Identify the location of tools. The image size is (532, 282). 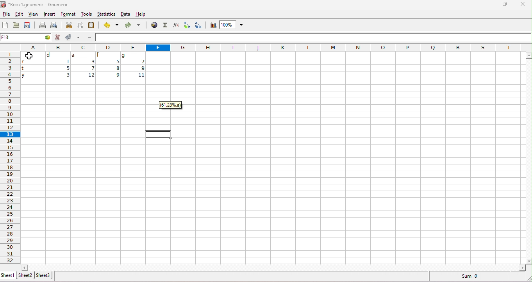
(86, 14).